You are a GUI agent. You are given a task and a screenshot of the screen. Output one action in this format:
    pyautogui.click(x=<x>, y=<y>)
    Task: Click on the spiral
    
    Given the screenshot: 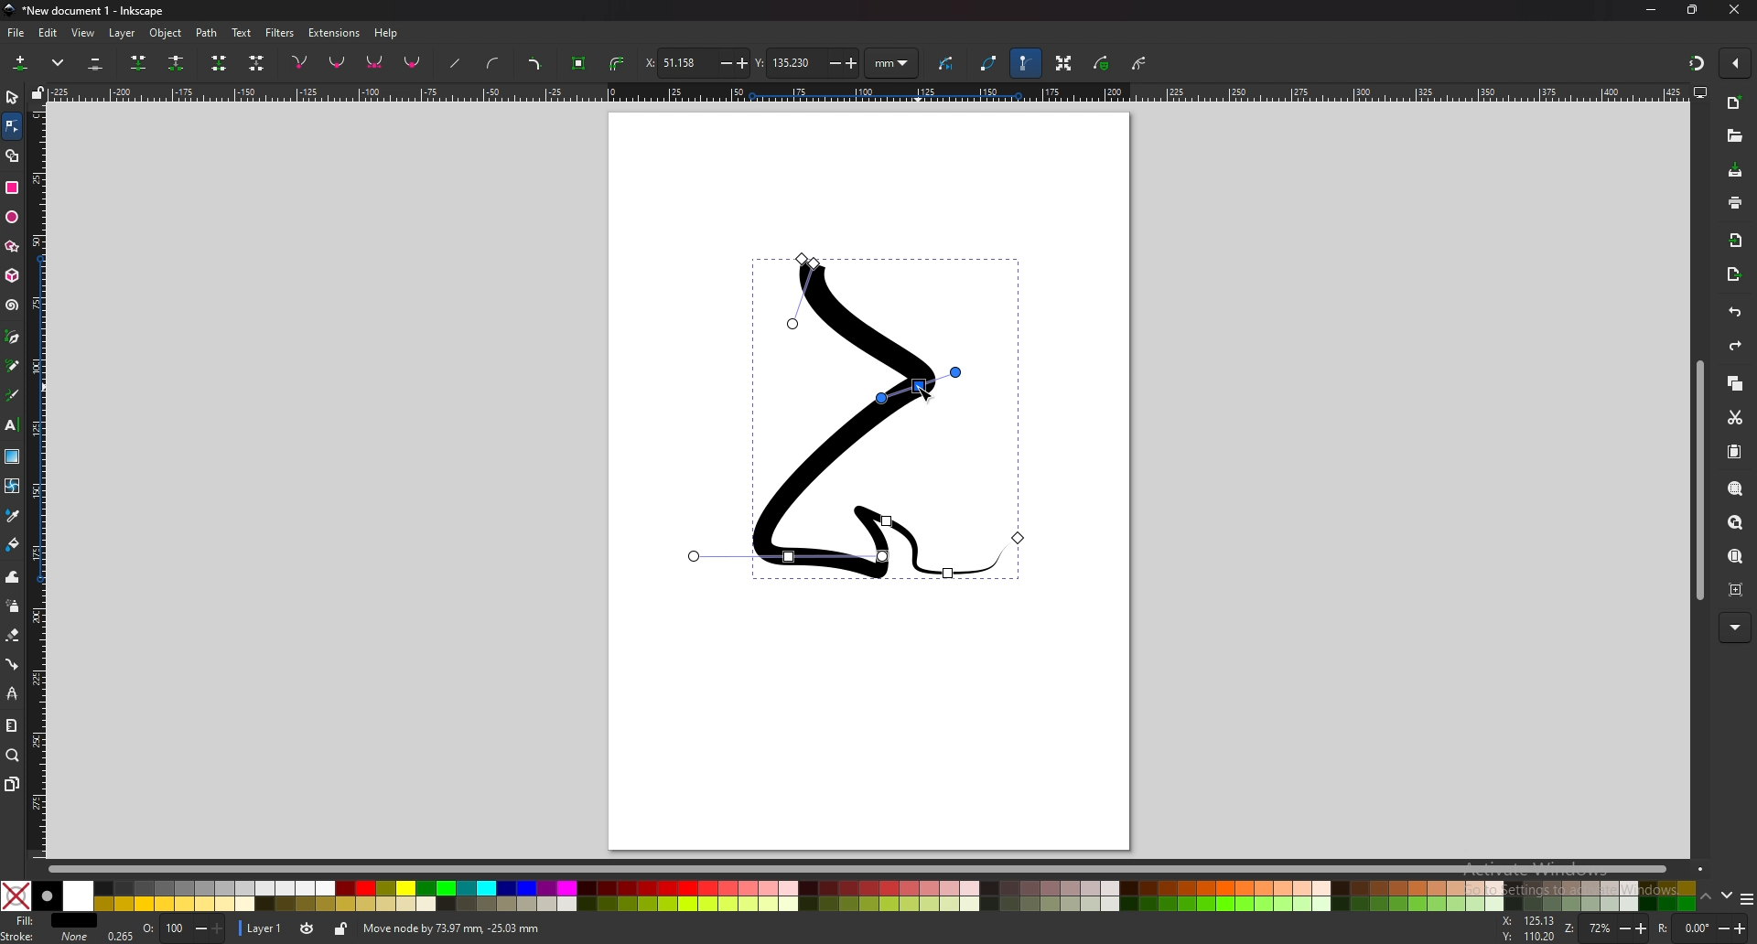 What is the action you would take?
    pyautogui.click(x=11, y=306)
    